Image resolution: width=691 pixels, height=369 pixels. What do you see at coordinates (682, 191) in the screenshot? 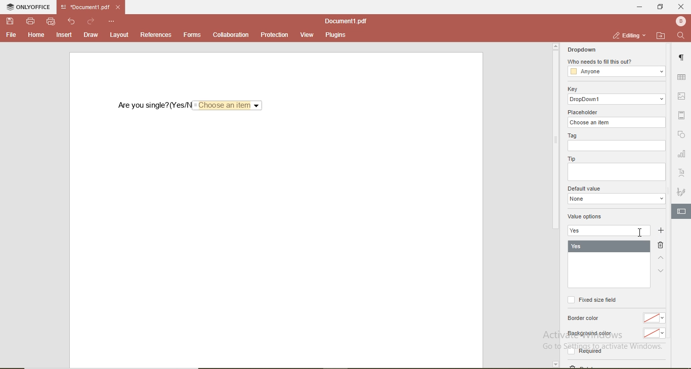
I see `signature` at bounding box center [682, 191].